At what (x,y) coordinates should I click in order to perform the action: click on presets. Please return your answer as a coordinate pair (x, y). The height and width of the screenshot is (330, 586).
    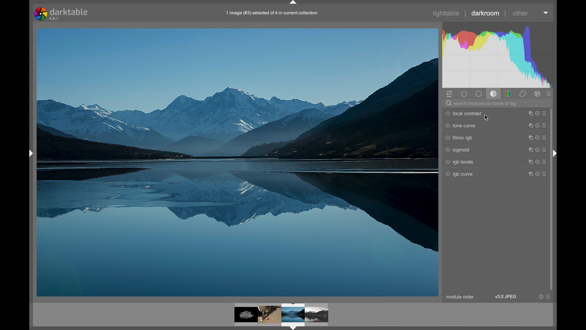
    Looking at the image, I should click on (550, 94).